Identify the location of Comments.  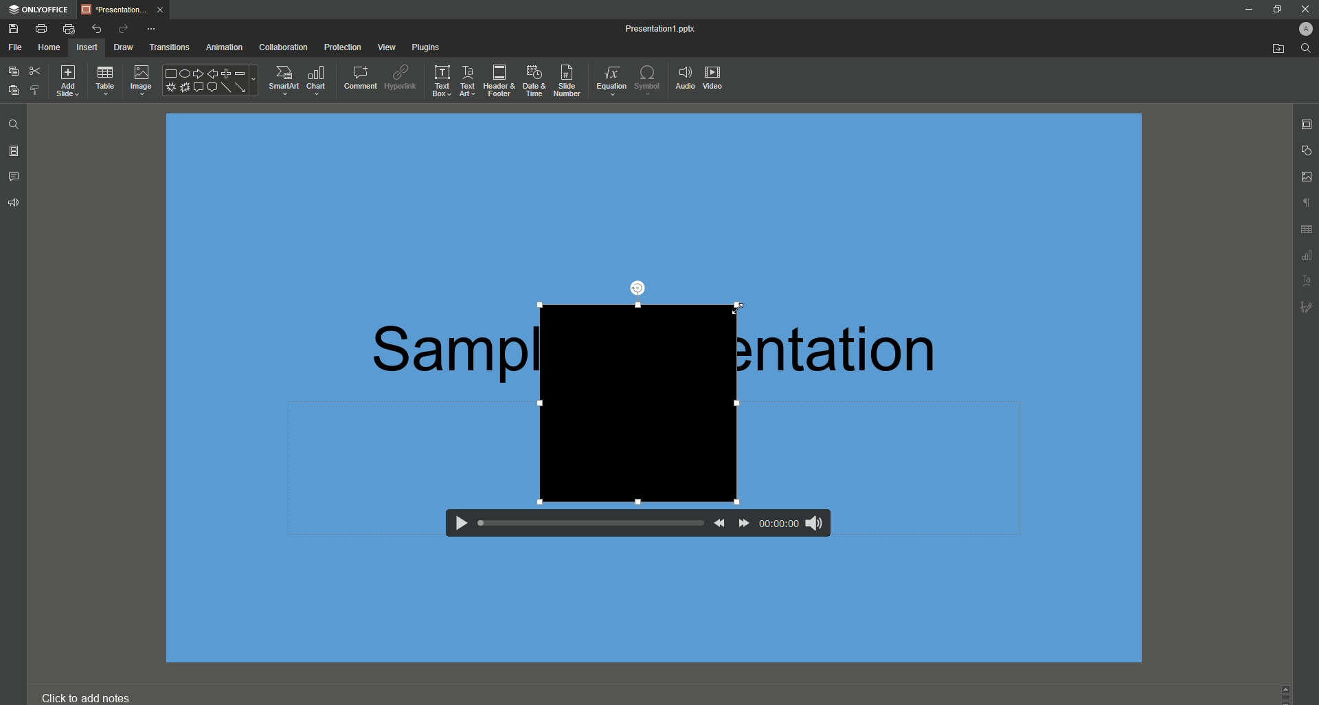
(15, 177).